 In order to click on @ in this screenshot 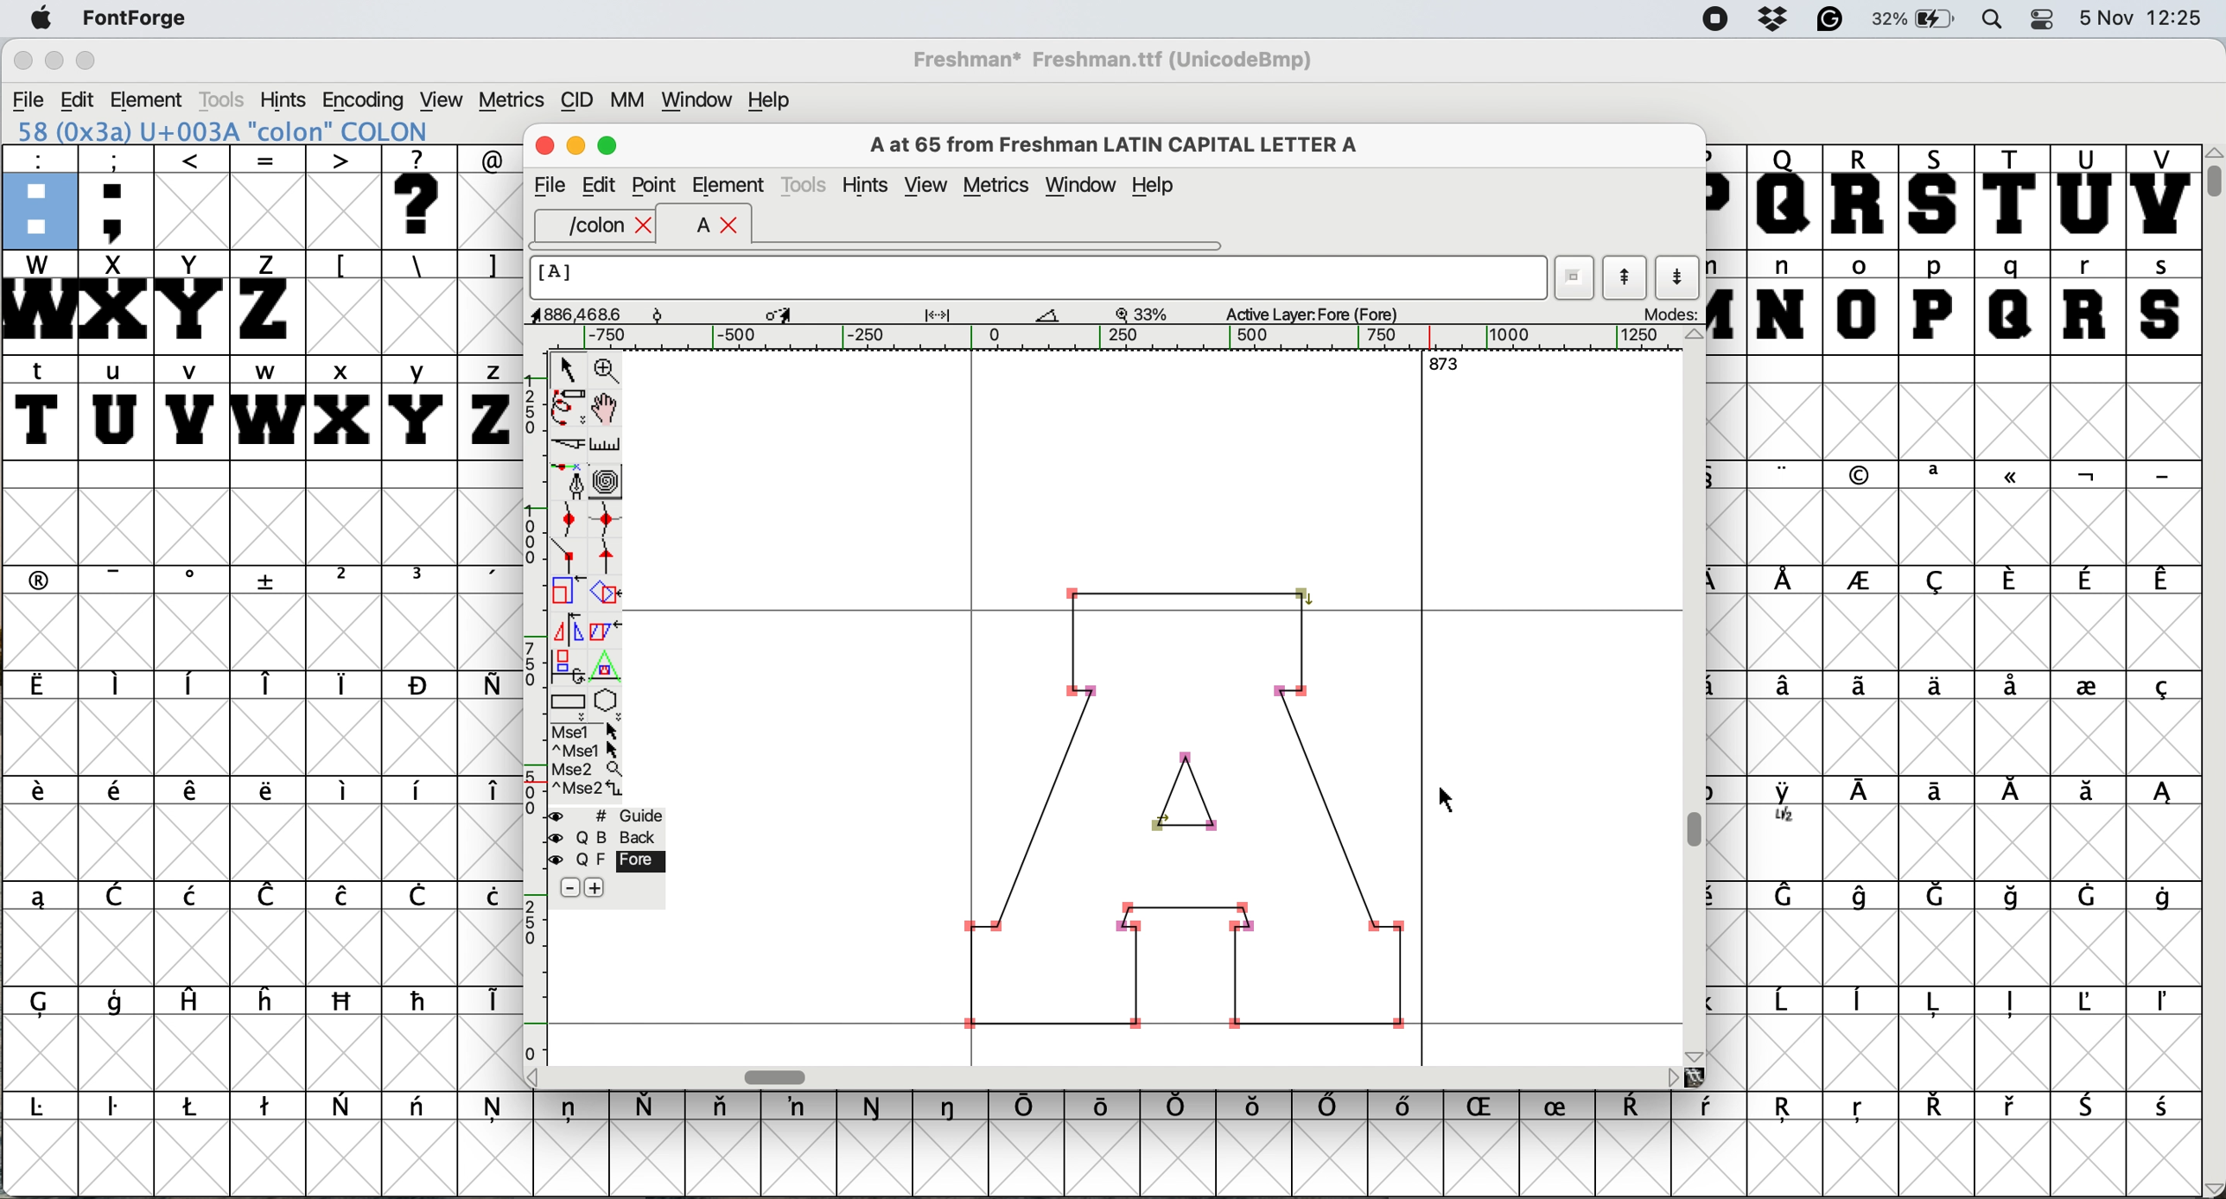, I will do `click(489, 156)`.